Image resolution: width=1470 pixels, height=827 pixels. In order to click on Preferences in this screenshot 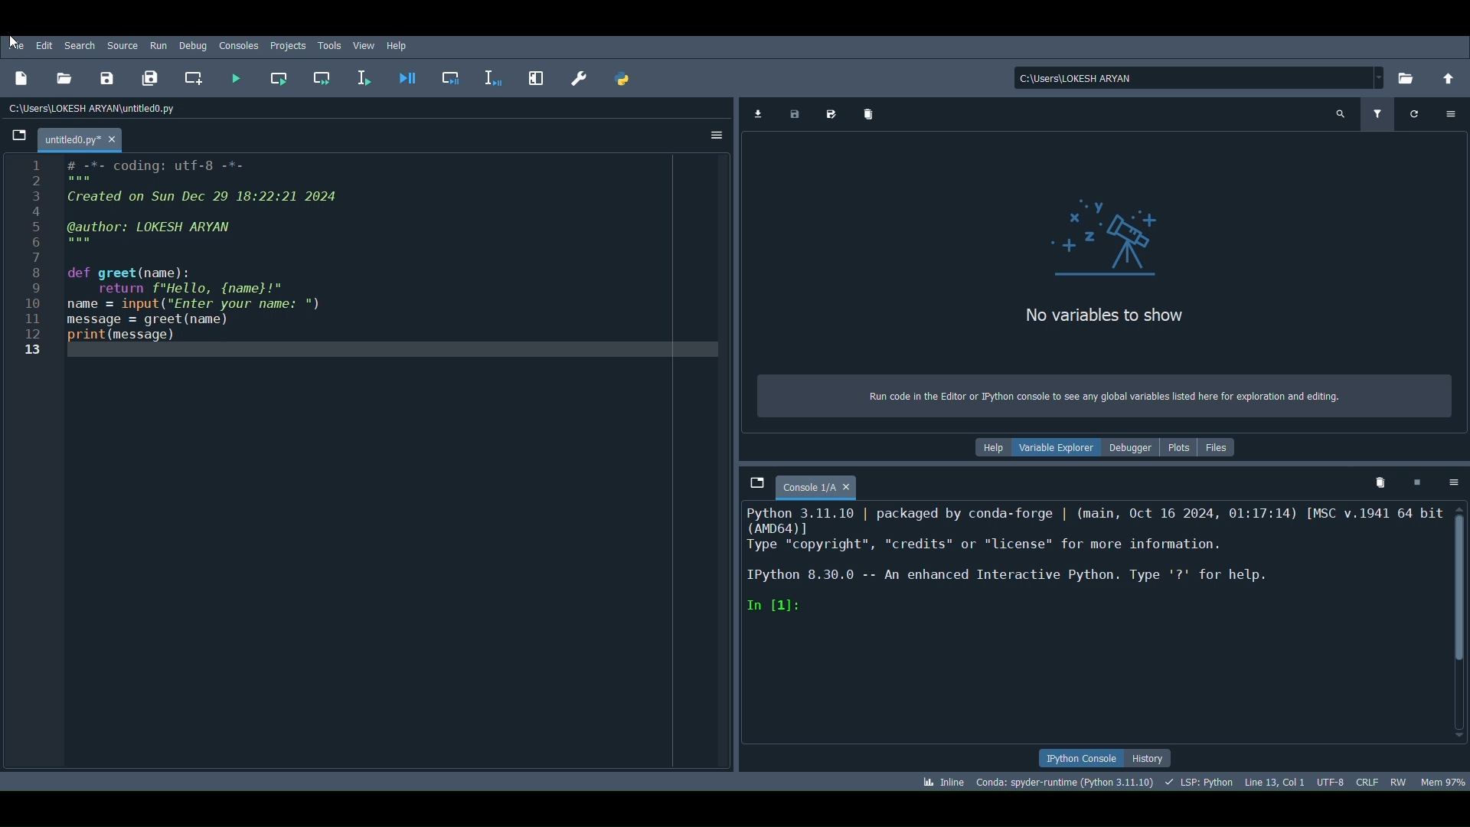, I will do `click(584, 75)`.